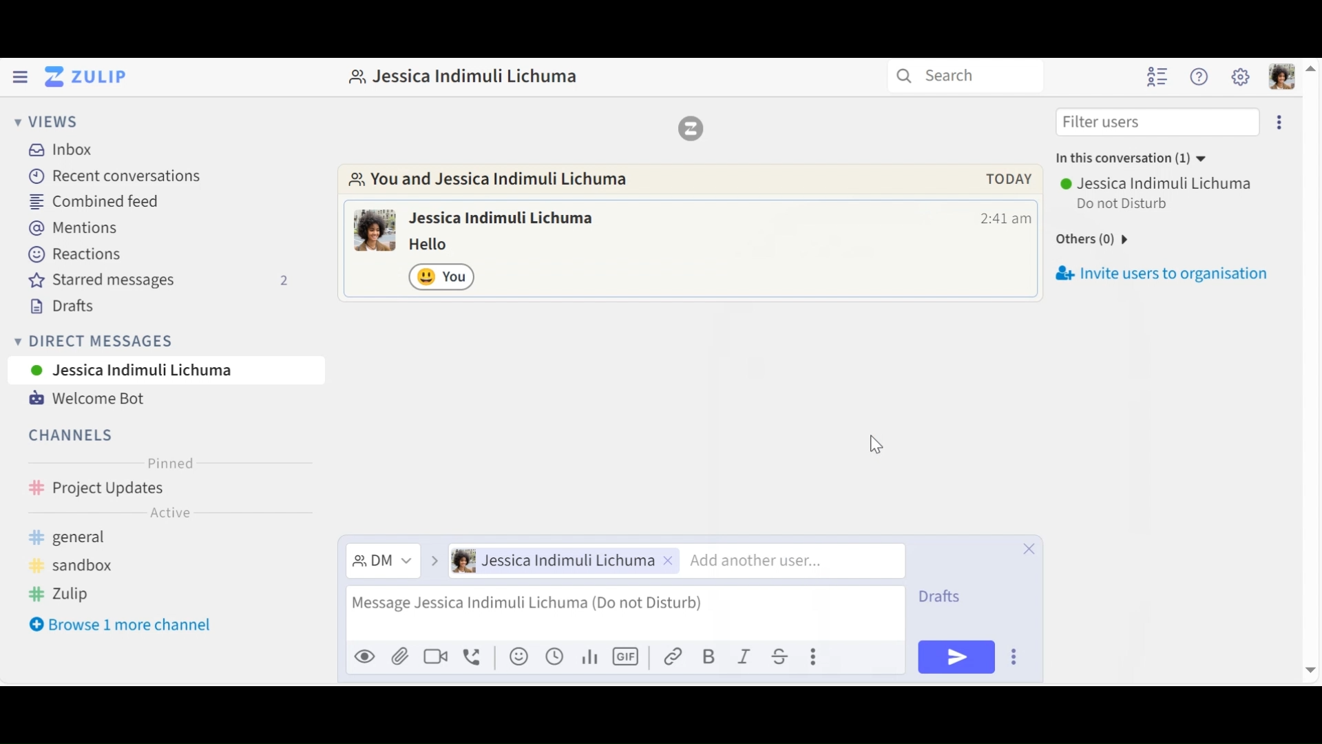  What do you see at coordinates (956, 657) in the screenshot?
I see `Send` at bounding box center [956, 657].